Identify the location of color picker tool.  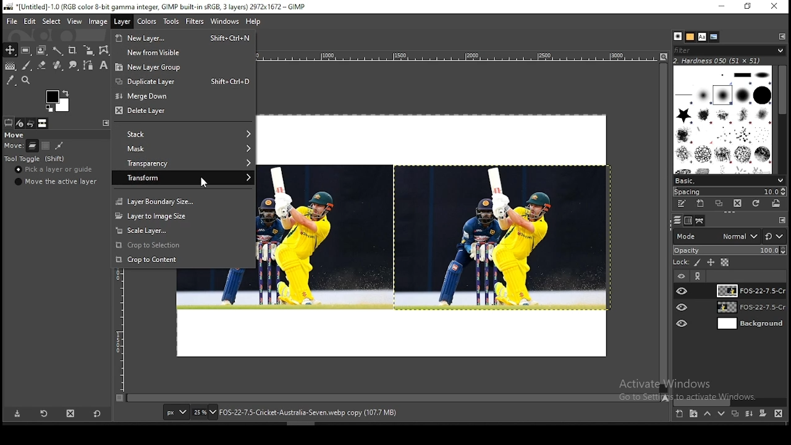
(11, 80).